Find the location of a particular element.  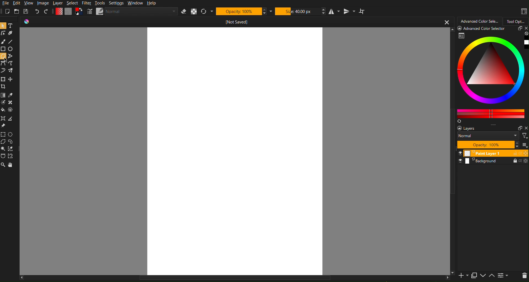

delete layer is located at coordinates (524, 276).